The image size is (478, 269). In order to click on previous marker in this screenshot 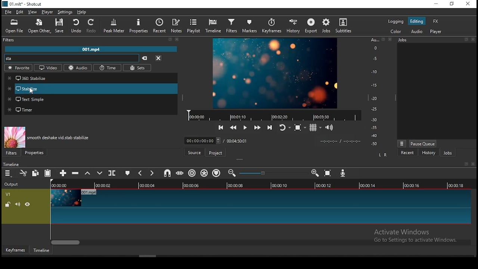, I will do `click(140, 173)`.